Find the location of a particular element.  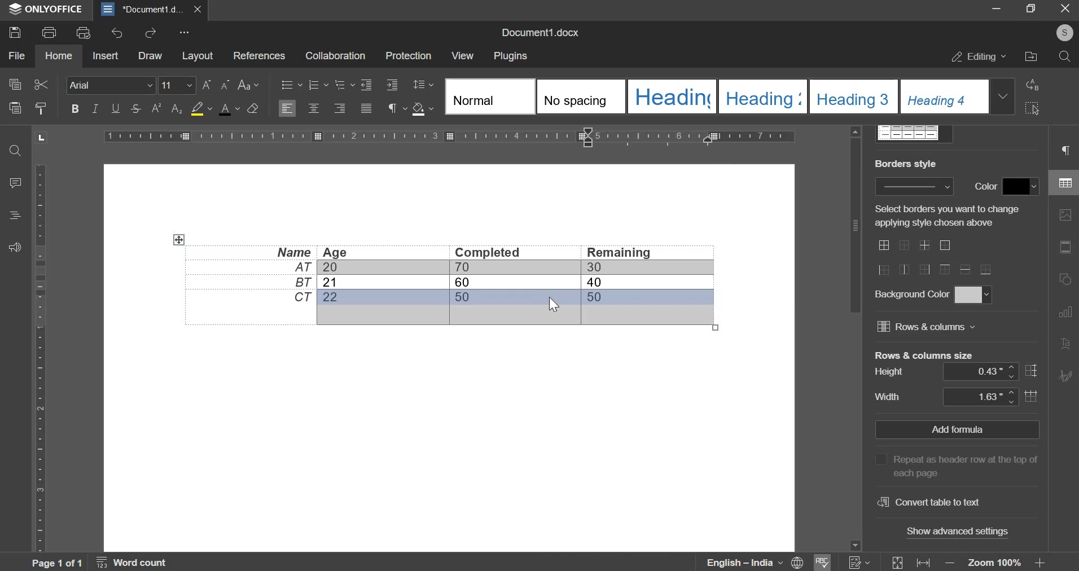

Add formula is located at coordinates (957, 429).